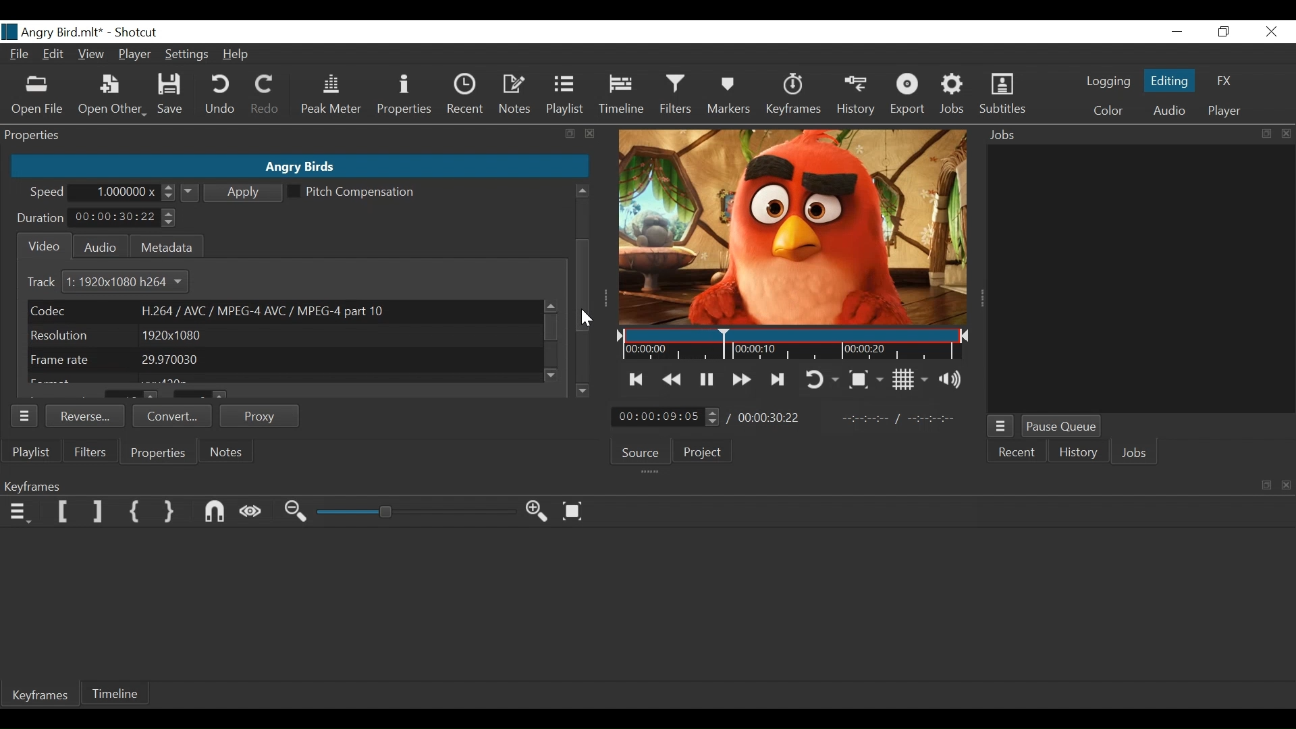 This screenshot has height=729, width=1296. What do you see at coordinates (185, 56) in the screenshot?
I see `Settings` at bounding box center [185, 56].